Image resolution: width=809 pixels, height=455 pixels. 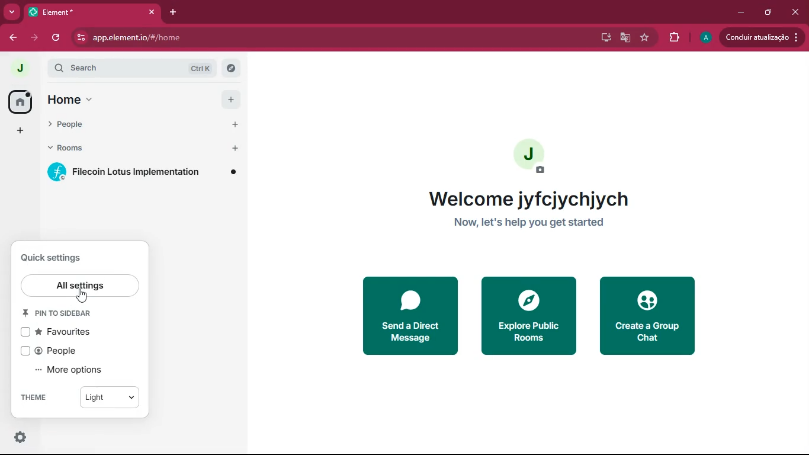 What do you see at coordinates (78, 148) in the screenshot?
I see `rooms` at bounding box center [78, 148].